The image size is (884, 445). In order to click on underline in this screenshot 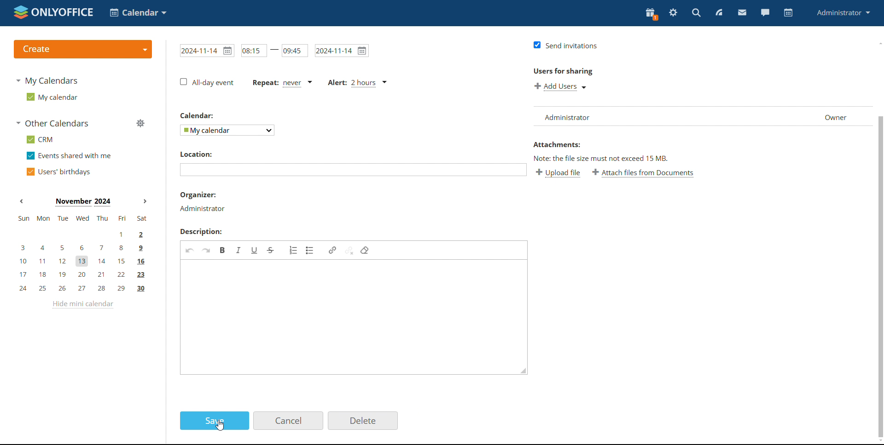, I will do `click(255, 251)`.